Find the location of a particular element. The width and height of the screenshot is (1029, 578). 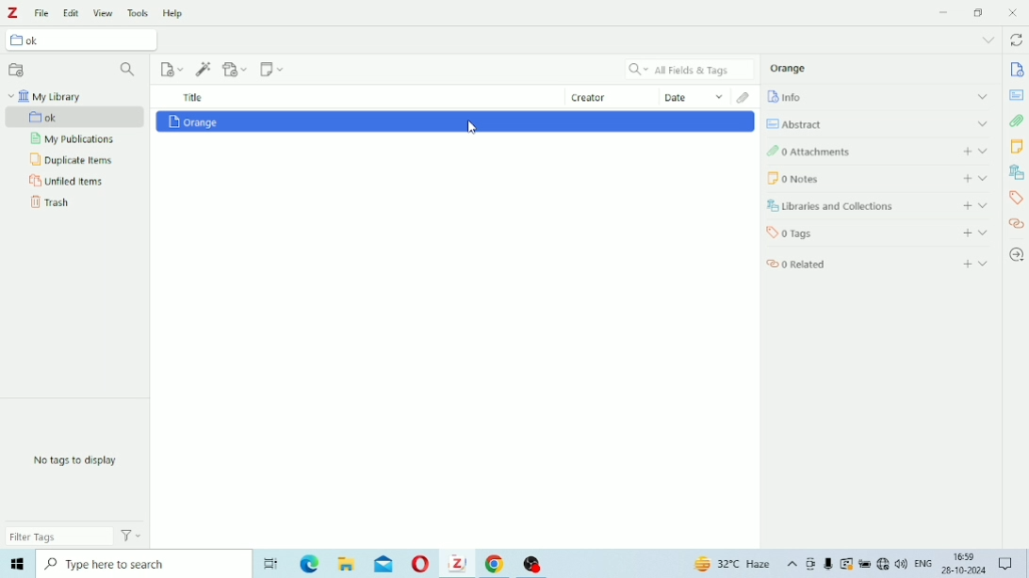

26-10-2024 is located at coordinates (967, 570).